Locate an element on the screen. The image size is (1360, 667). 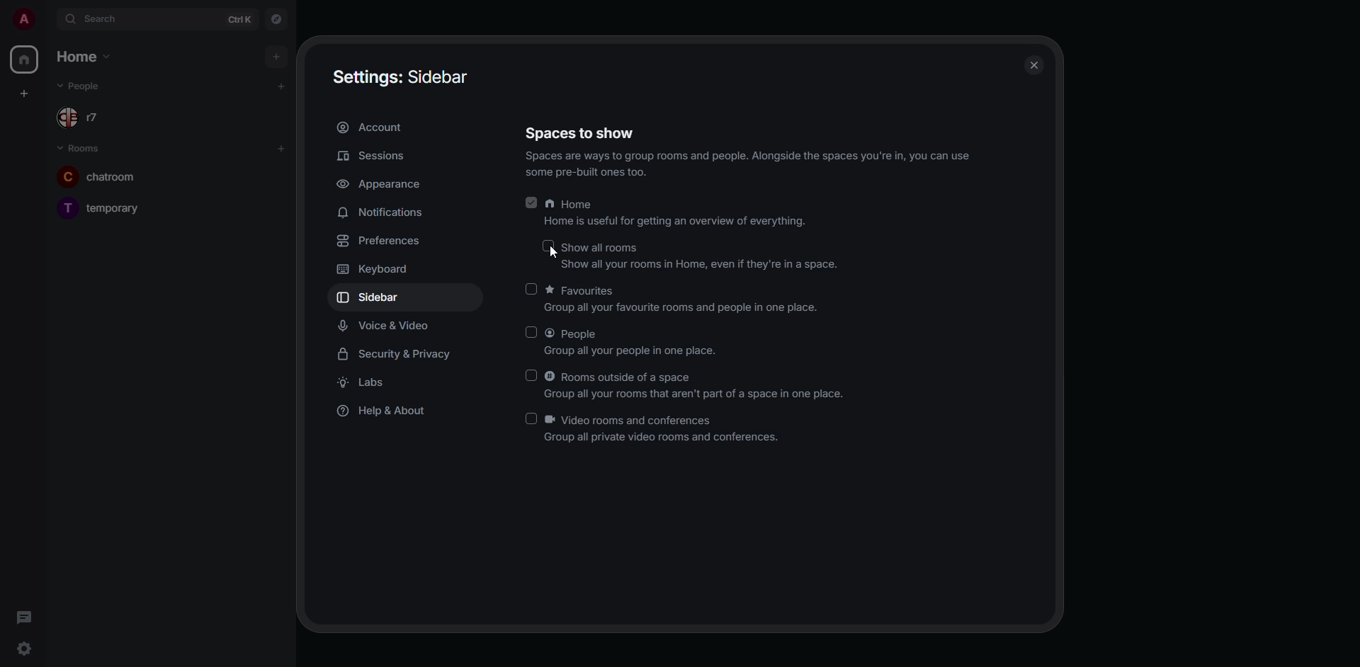
home is located at coordinates (85, 58).